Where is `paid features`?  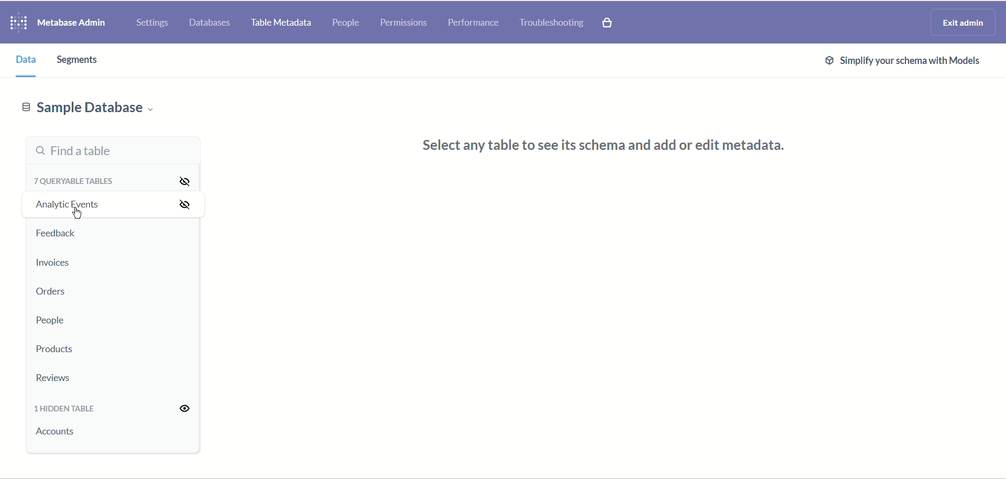 paid features is located at coordinates (608, 24).